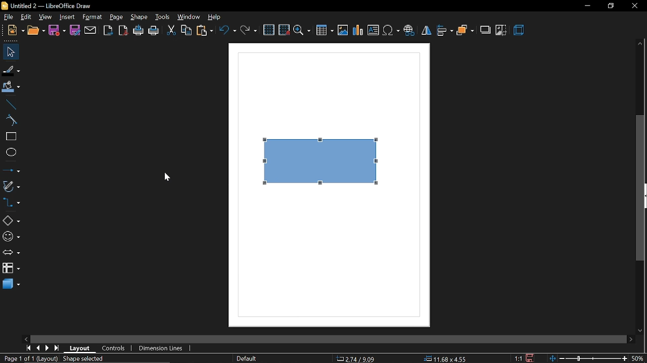  Describe the element at coordinates (92, 17) in the screenshot. I see `format` at that location.